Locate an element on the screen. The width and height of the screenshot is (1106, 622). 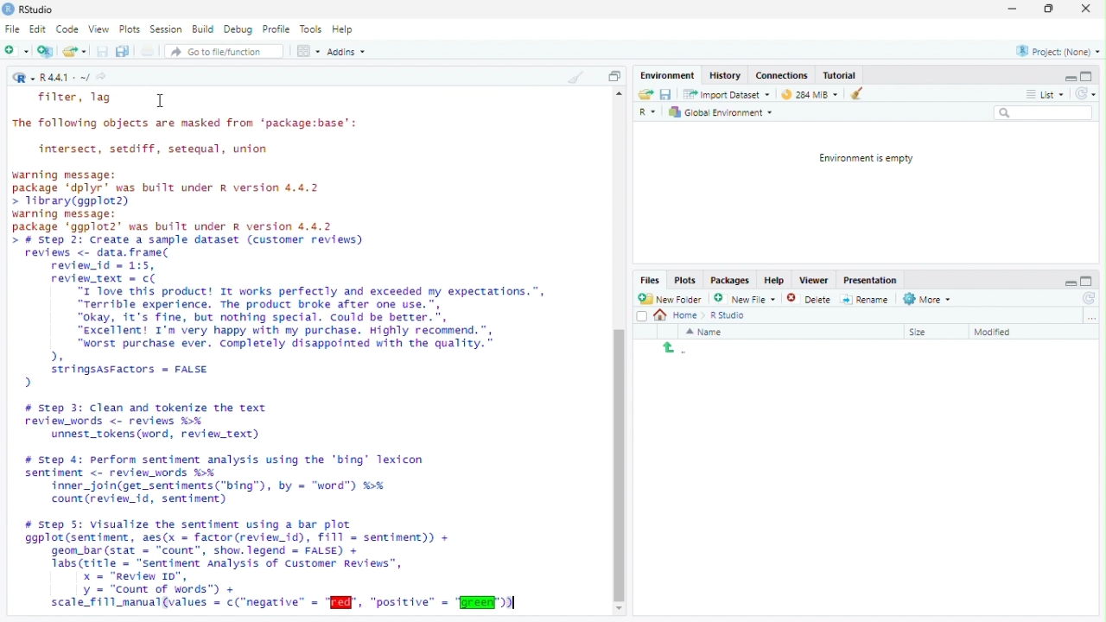
Refresh  is located at coordinates (1085, 93).